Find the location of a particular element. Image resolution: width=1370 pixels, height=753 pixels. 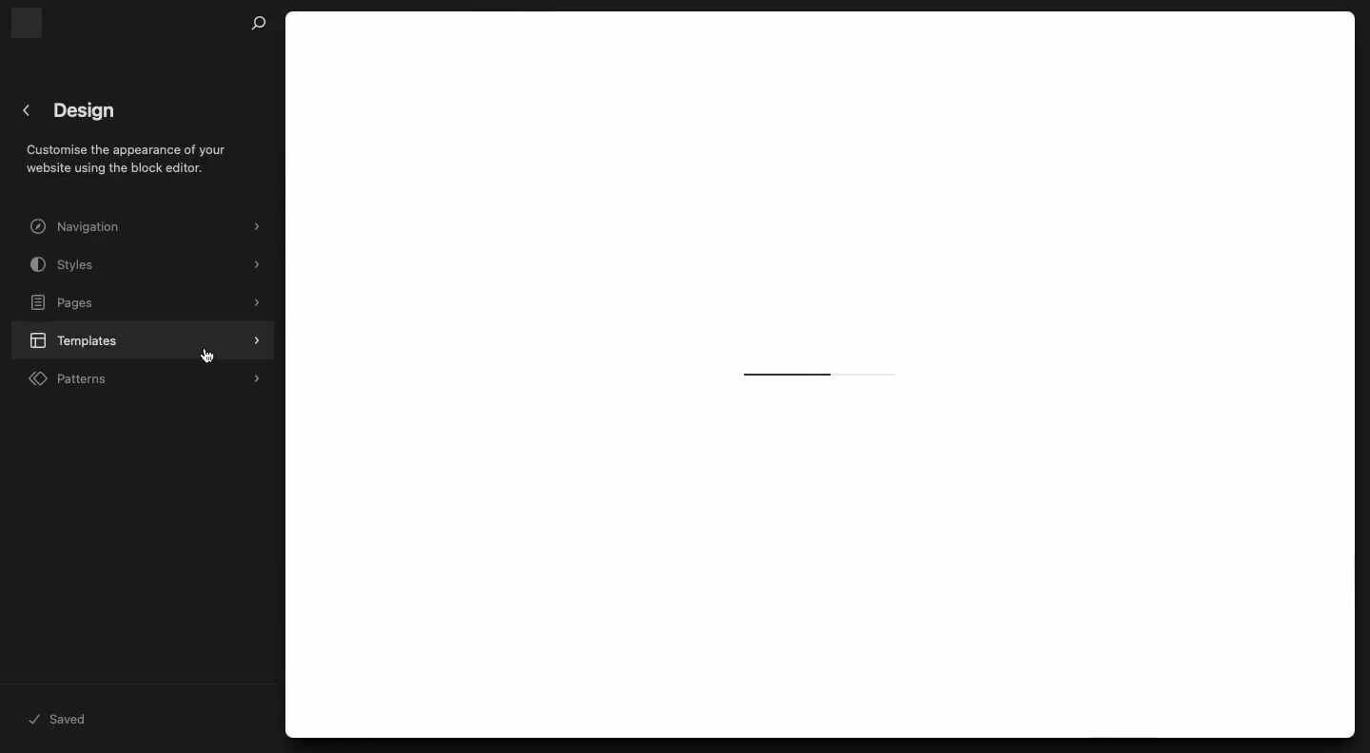

Design is located at coordinates (131, 107).